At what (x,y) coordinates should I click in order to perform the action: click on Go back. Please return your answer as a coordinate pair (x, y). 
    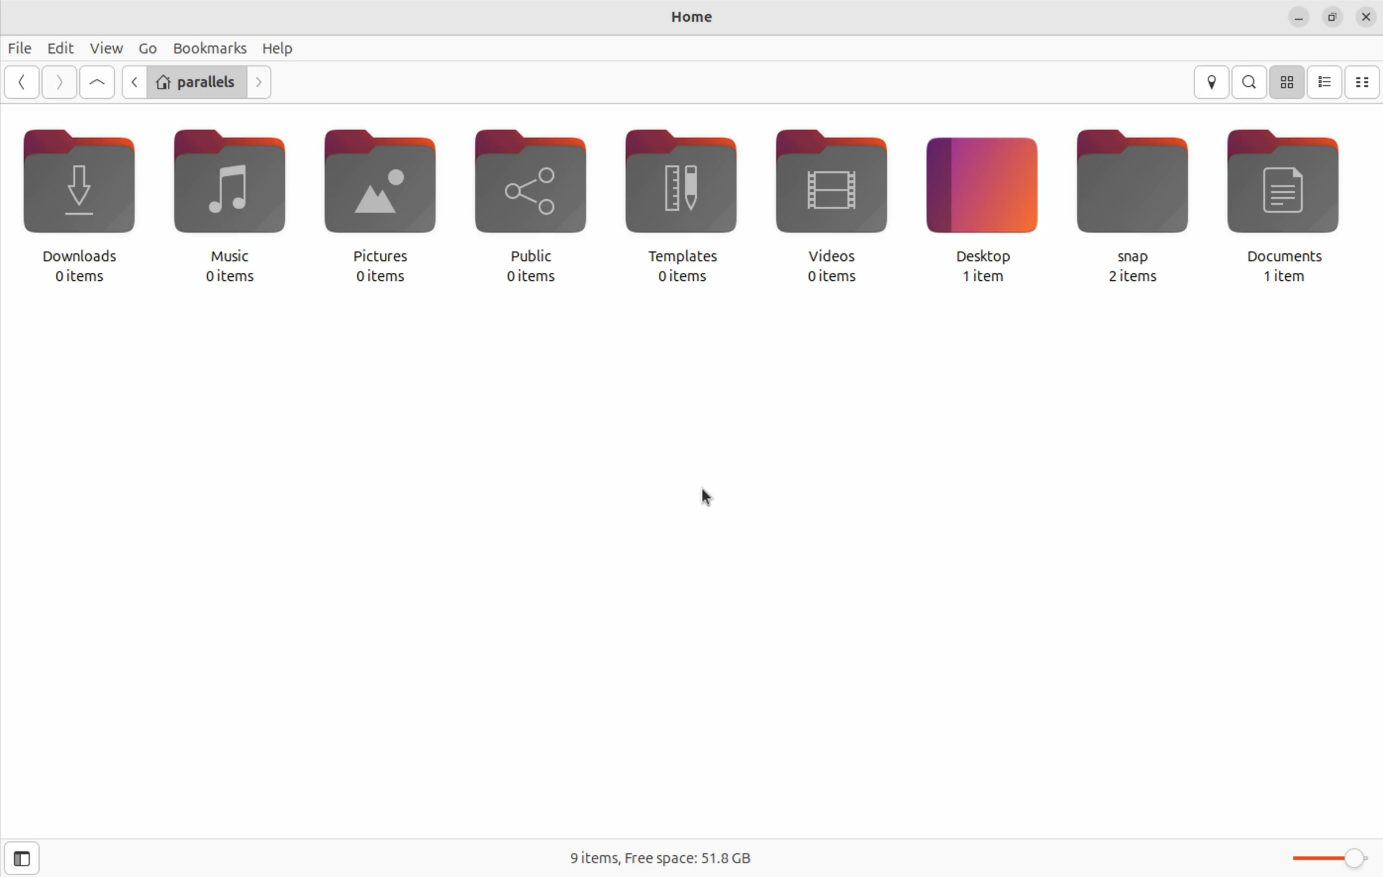
    Looking at the image, I should click on (24, 83).